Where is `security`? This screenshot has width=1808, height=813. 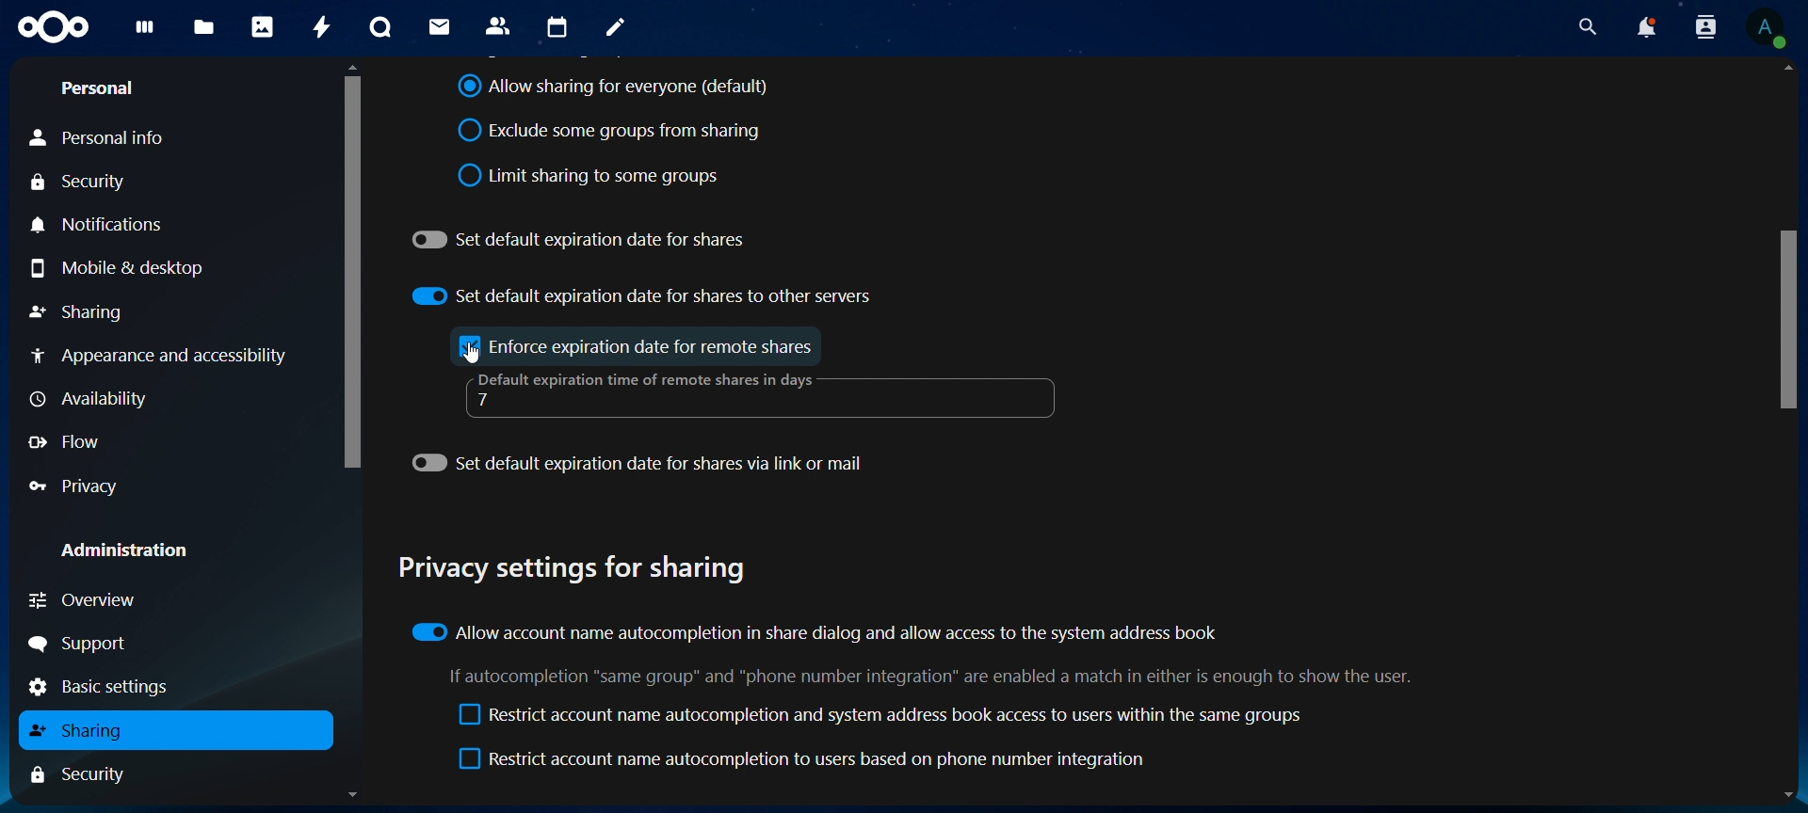
security is located at coordinates (89, 182).